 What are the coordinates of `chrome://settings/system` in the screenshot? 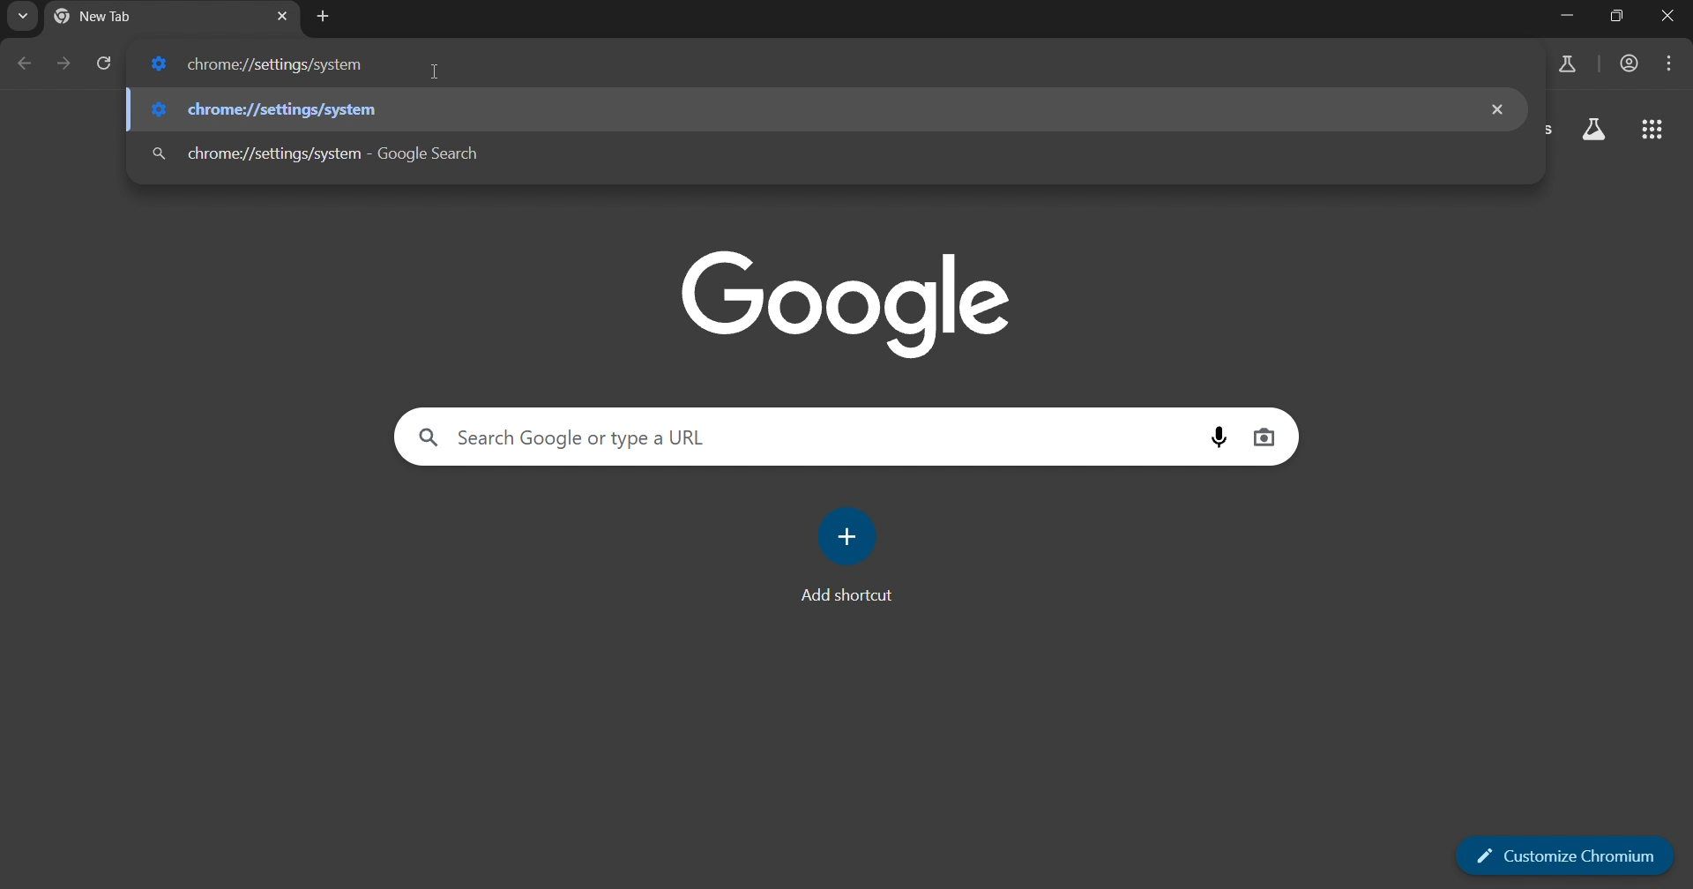 It's located at (334, 149).